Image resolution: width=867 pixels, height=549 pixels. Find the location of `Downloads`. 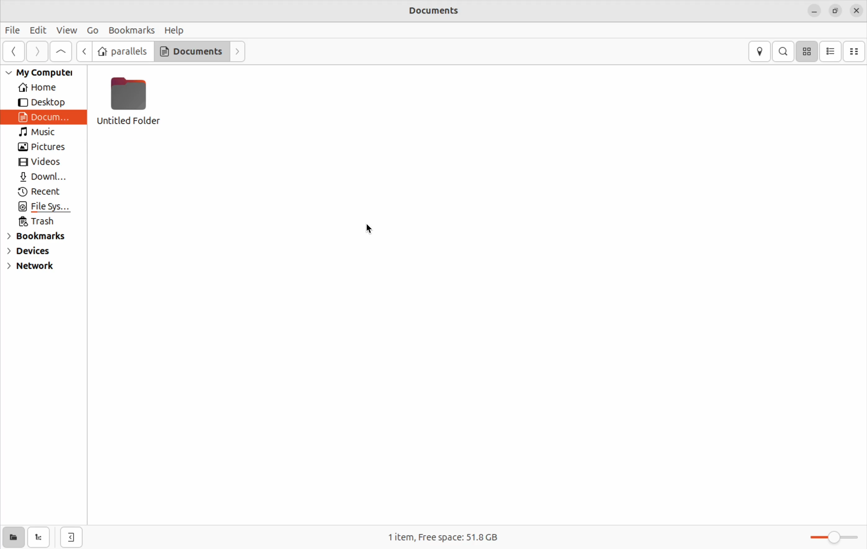

Downloads is located at coordinates (45, 178).